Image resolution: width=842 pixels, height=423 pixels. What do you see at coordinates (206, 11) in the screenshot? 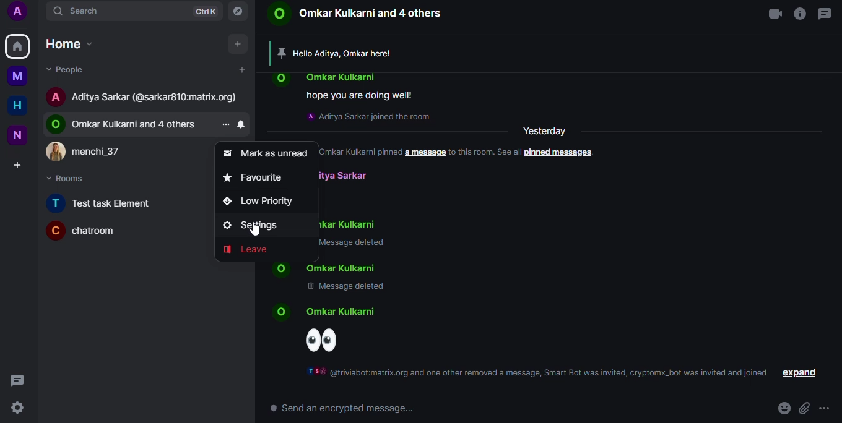
I see `ctrl k` at bounding box center [206, 11].